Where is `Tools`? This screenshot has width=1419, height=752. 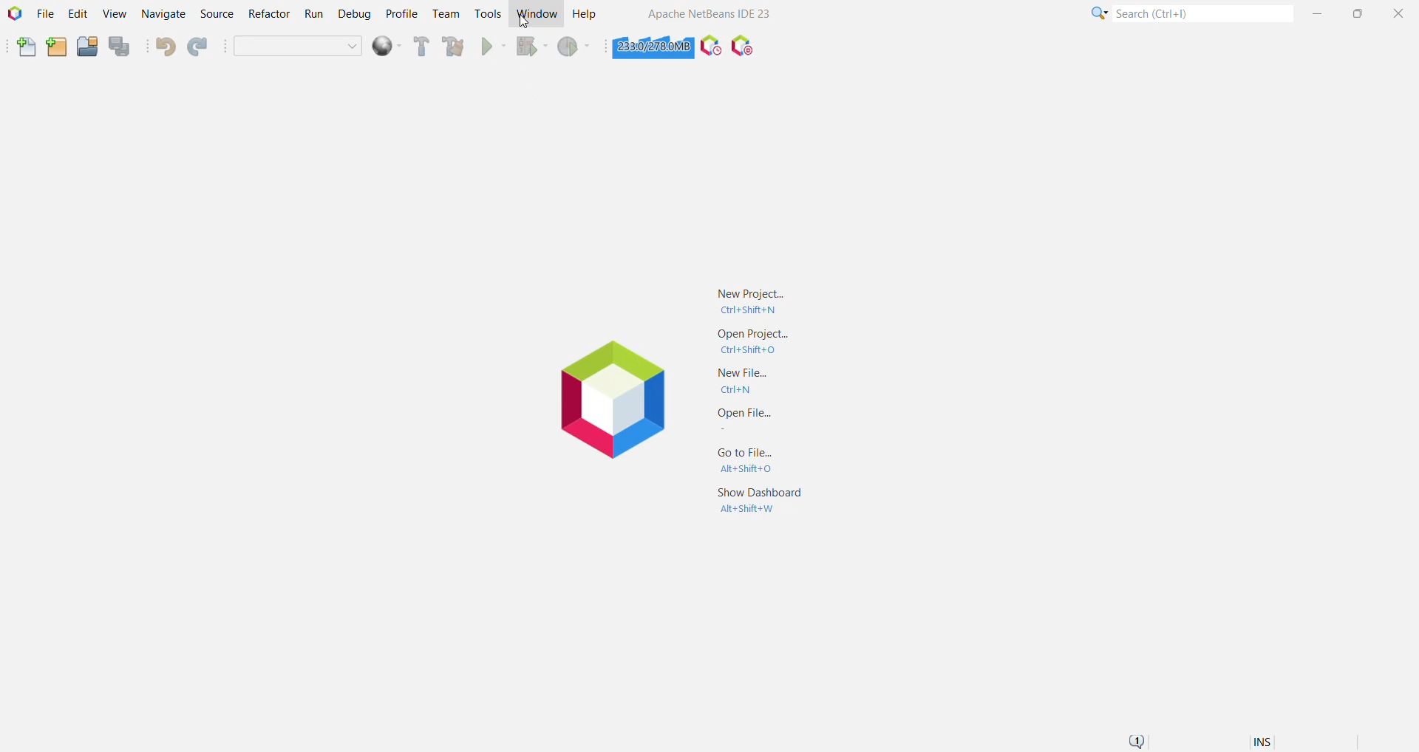 Tools is located at coordinates (488, 12).